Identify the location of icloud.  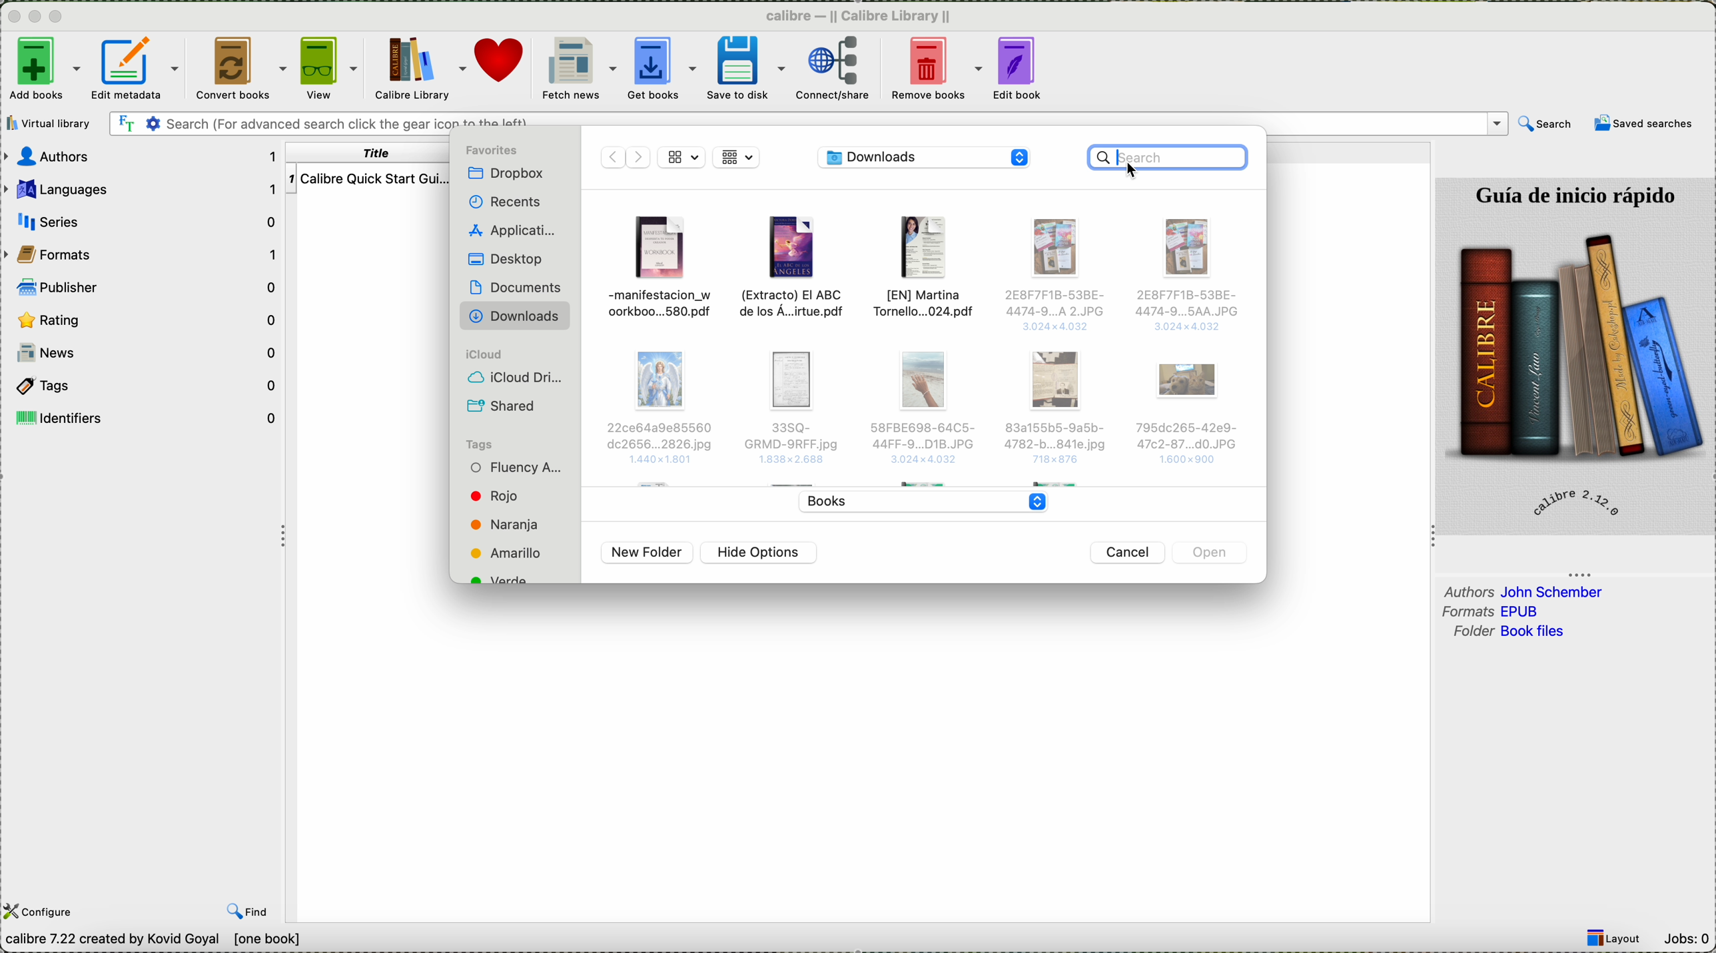
(482, 353).